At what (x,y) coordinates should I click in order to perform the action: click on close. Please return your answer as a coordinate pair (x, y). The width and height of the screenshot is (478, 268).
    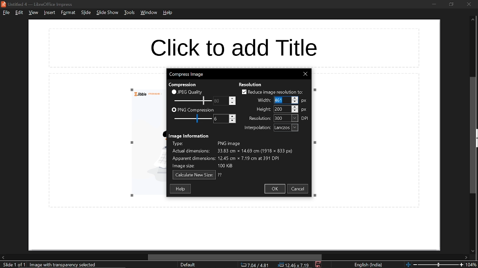
    Looking at the image, I should click on (306, 74).